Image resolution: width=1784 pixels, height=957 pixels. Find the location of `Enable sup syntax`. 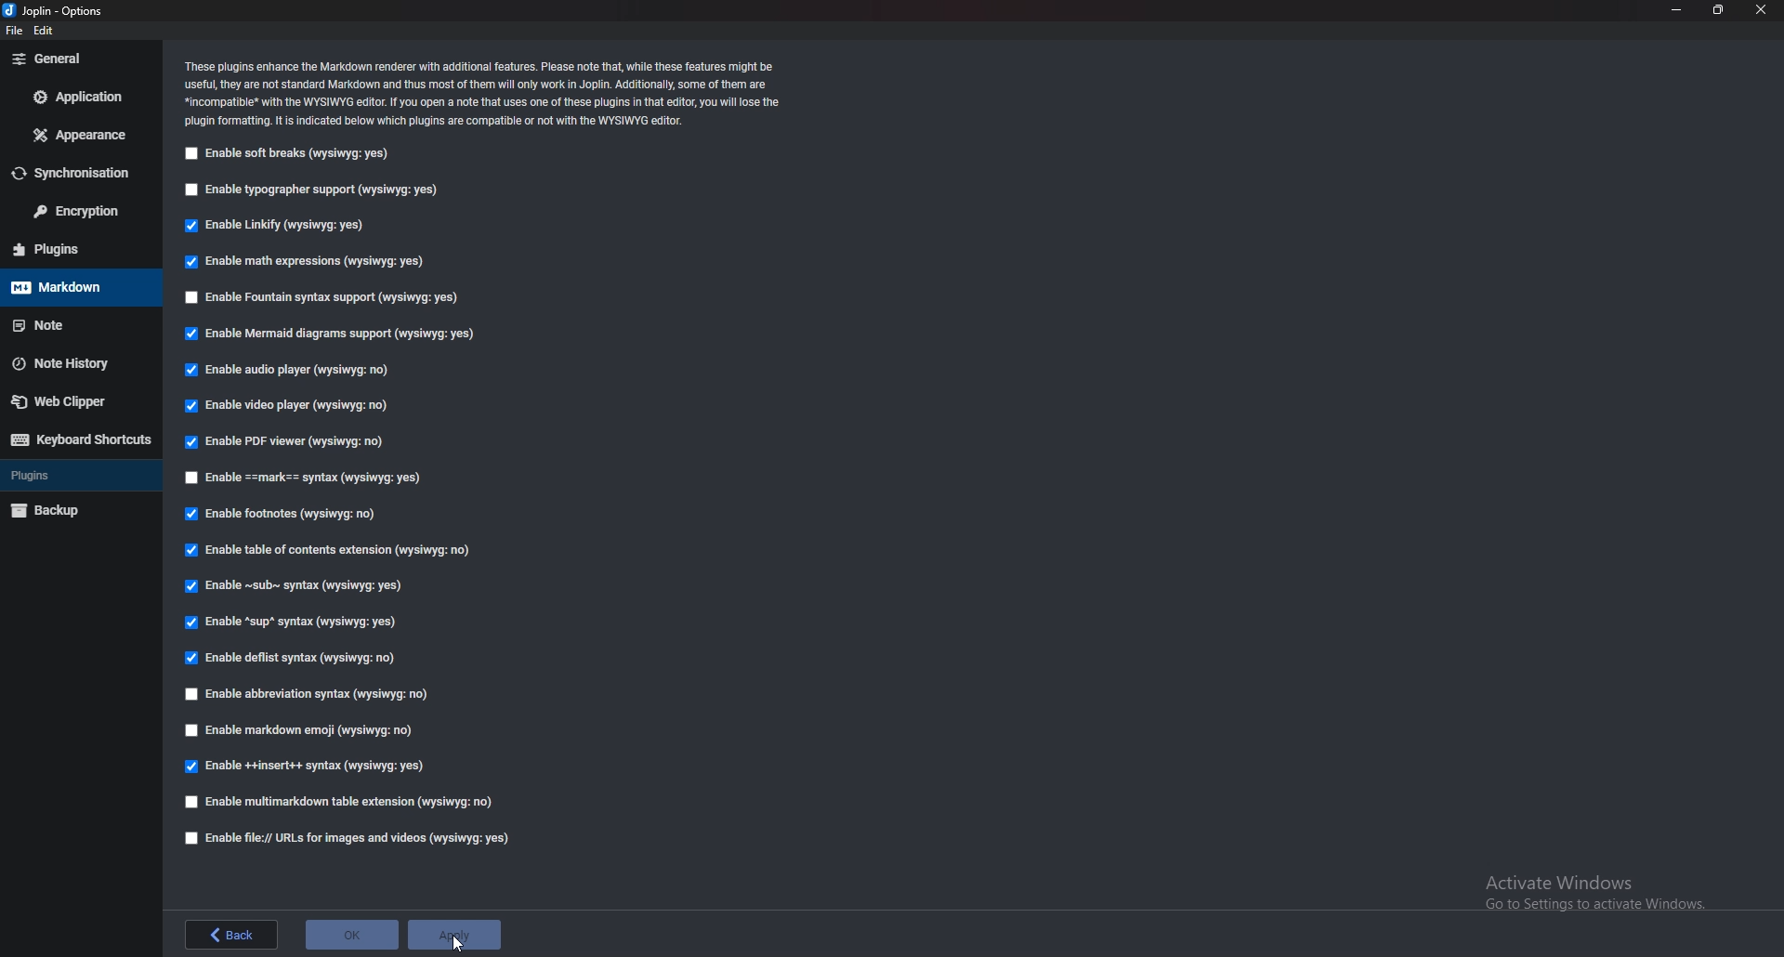

Enable sup syntax is located at coordinates (294, 621).